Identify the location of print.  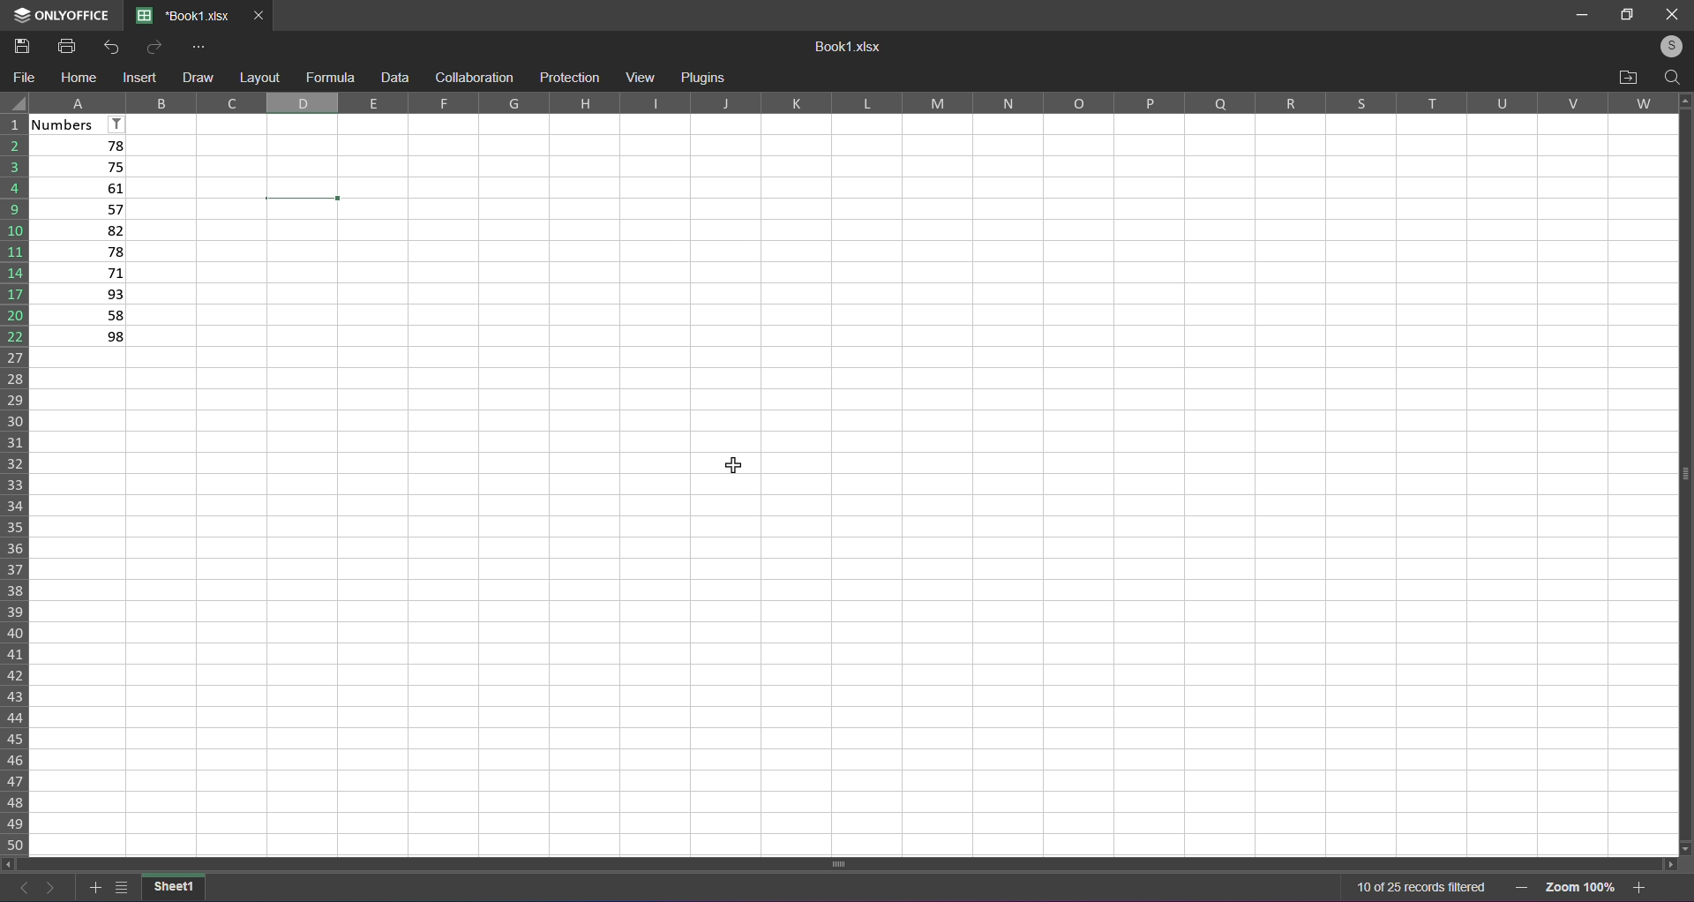
(64, 46).